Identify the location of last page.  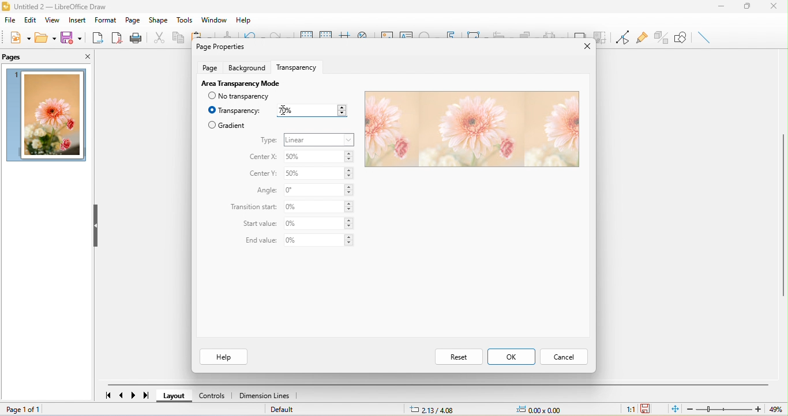
(144, 395).